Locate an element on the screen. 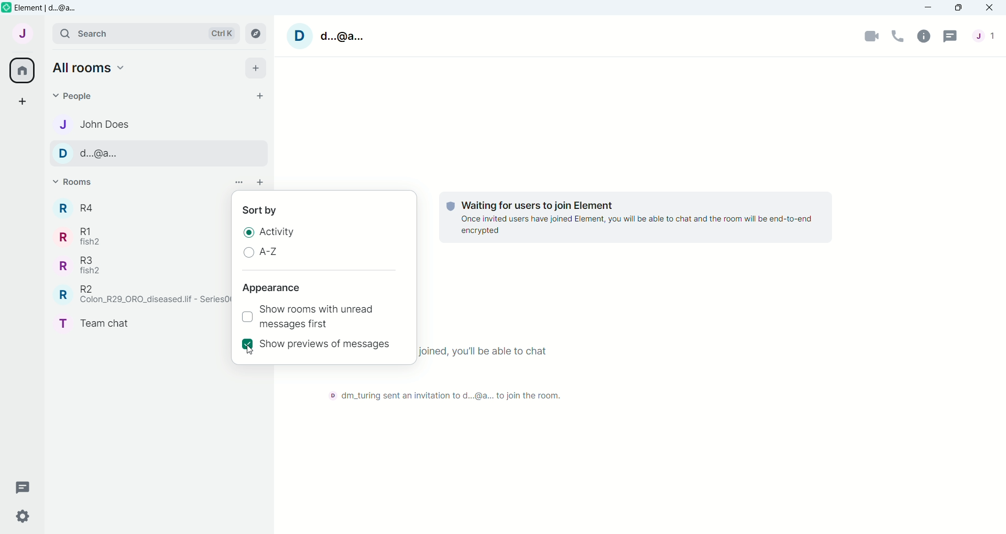 The image size is (1006, 534). Close is located at coordinates (990, 8).